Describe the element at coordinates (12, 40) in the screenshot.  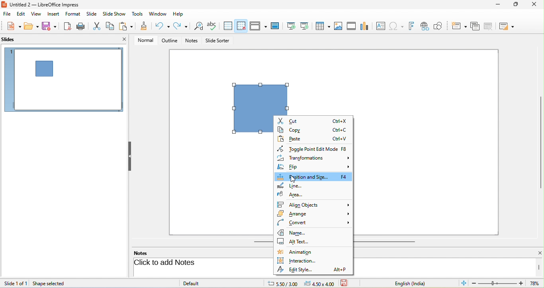
I see `slides` at that location.